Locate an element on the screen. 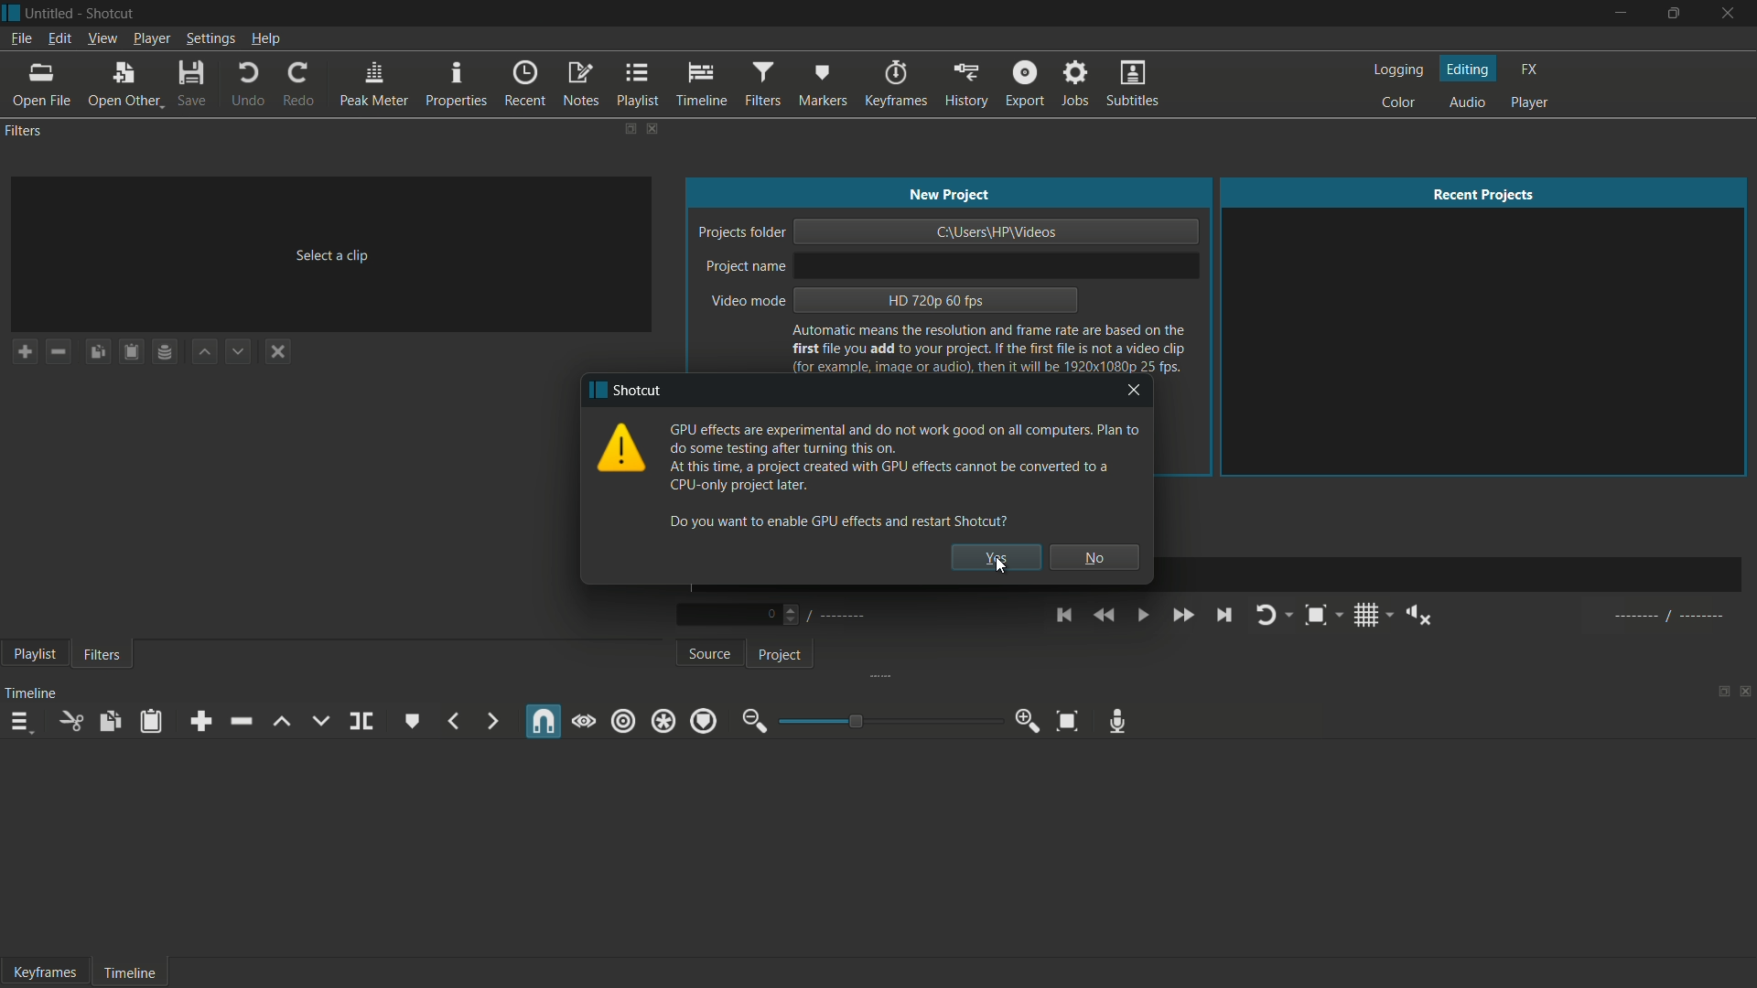 This screenshot has height=988, width=1757. file menu is located at coordinates (16, 39).